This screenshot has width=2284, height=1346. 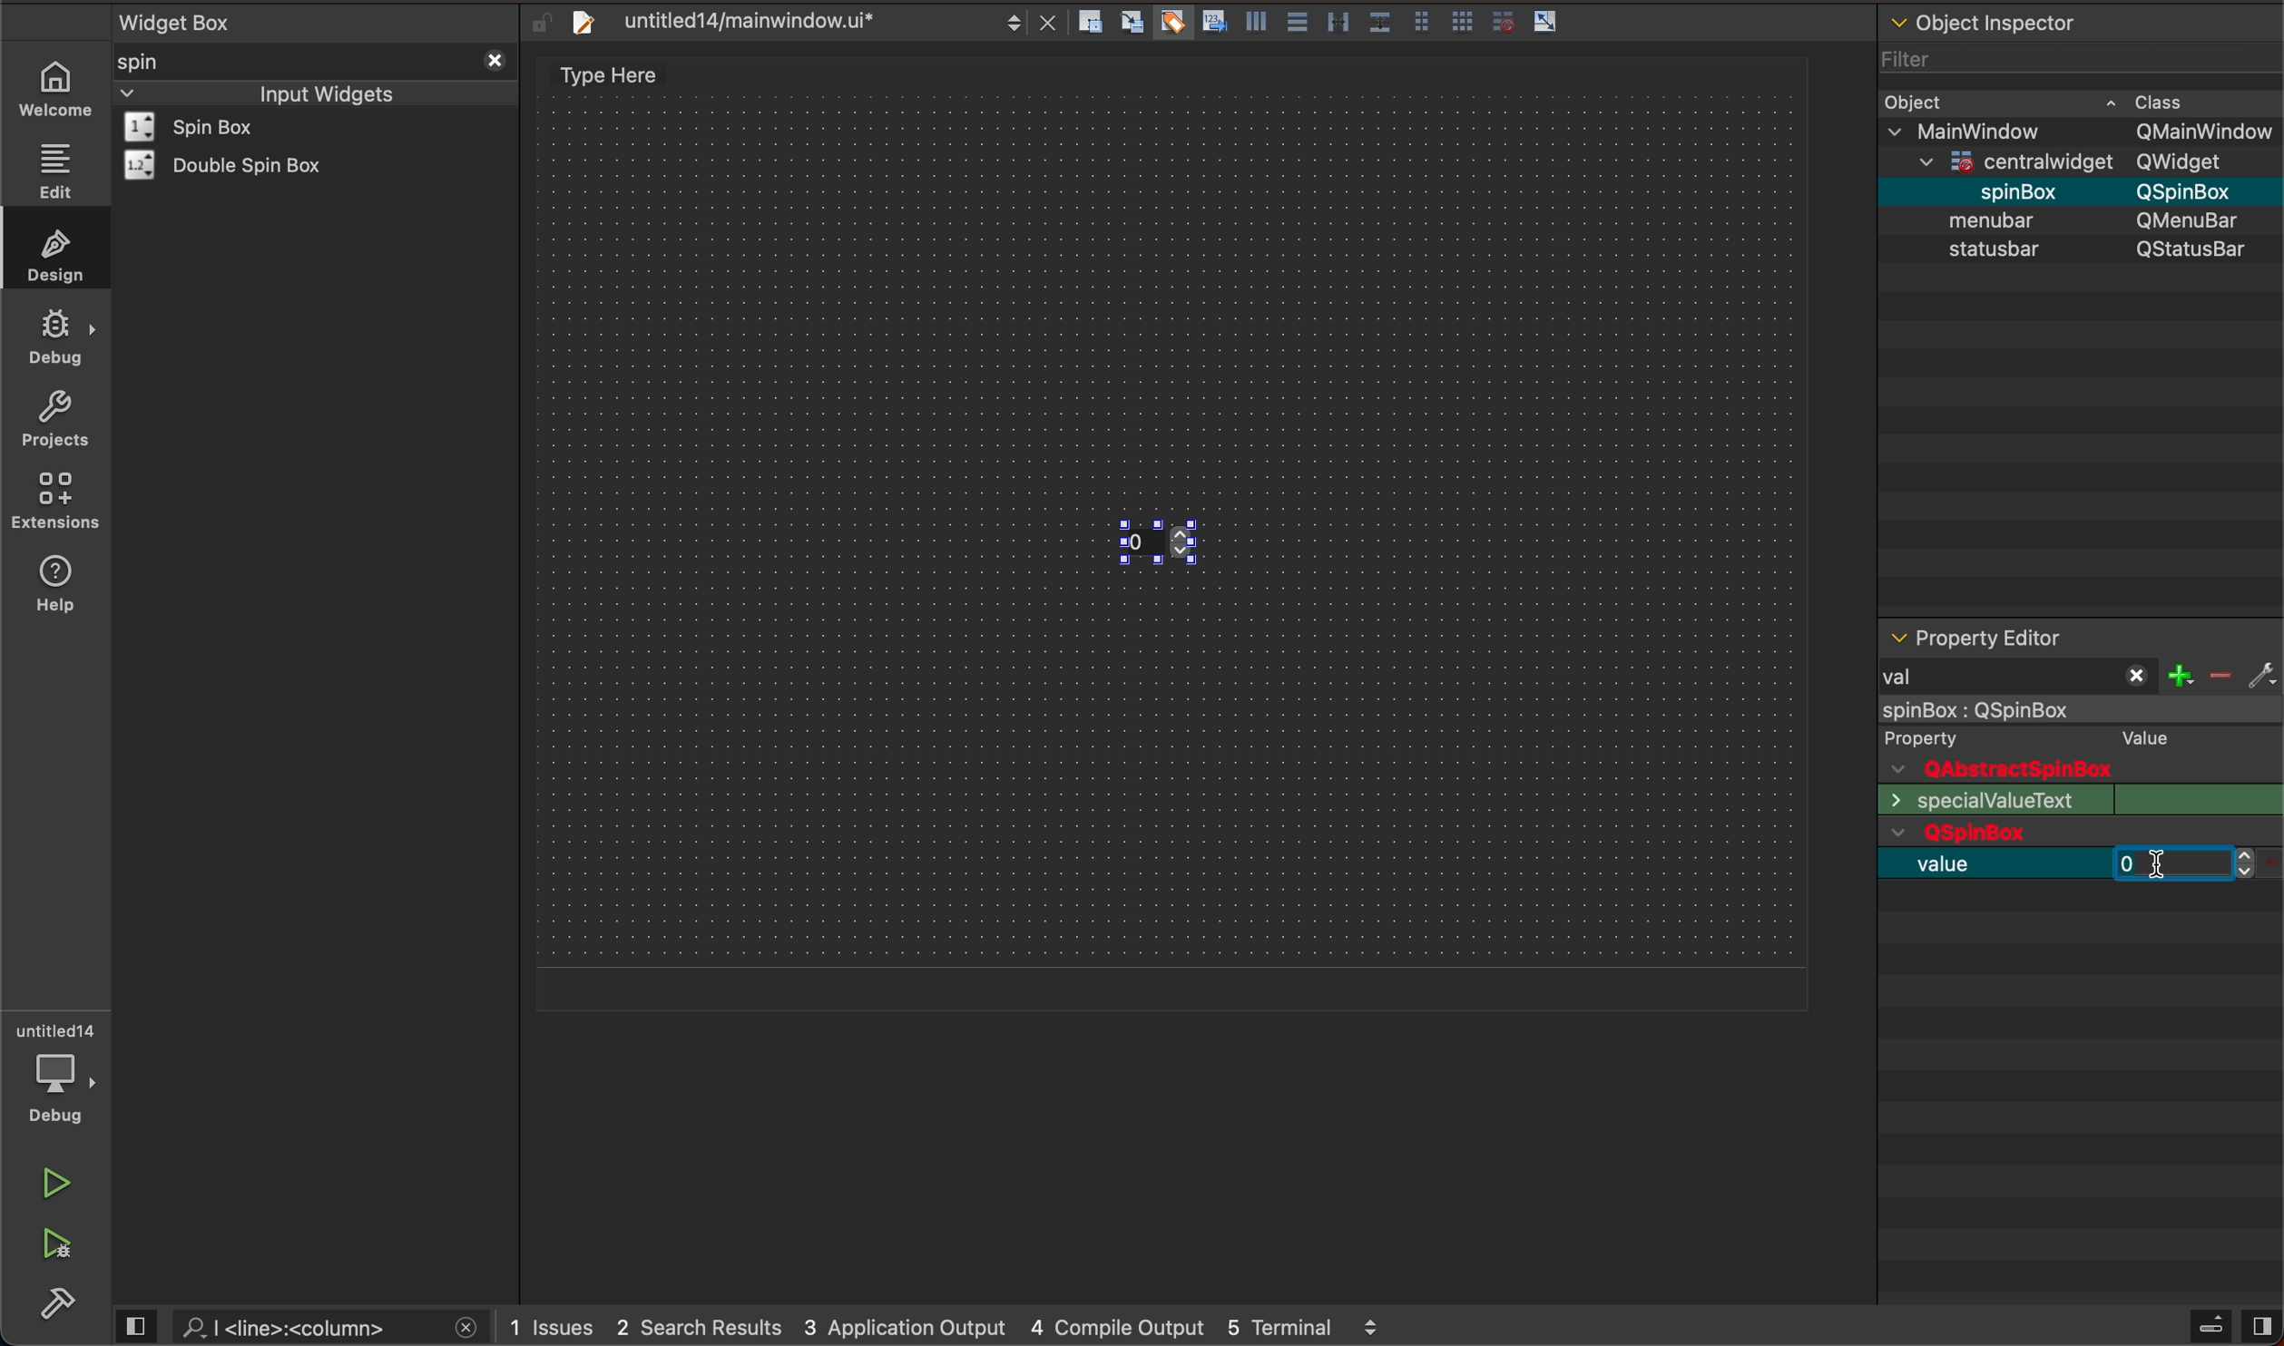 I want to click on widget, so click(x=234, y=165).